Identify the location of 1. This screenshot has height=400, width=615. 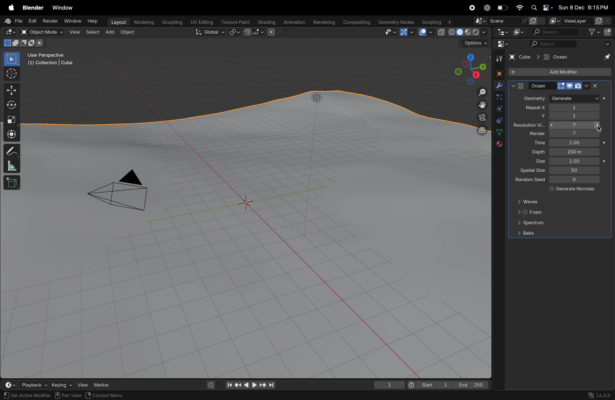
(389, 385).